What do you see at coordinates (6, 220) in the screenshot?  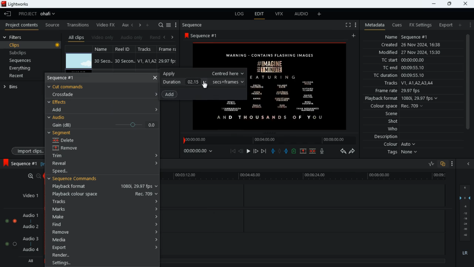 I see `toggle` at bounding box center [6, 220].